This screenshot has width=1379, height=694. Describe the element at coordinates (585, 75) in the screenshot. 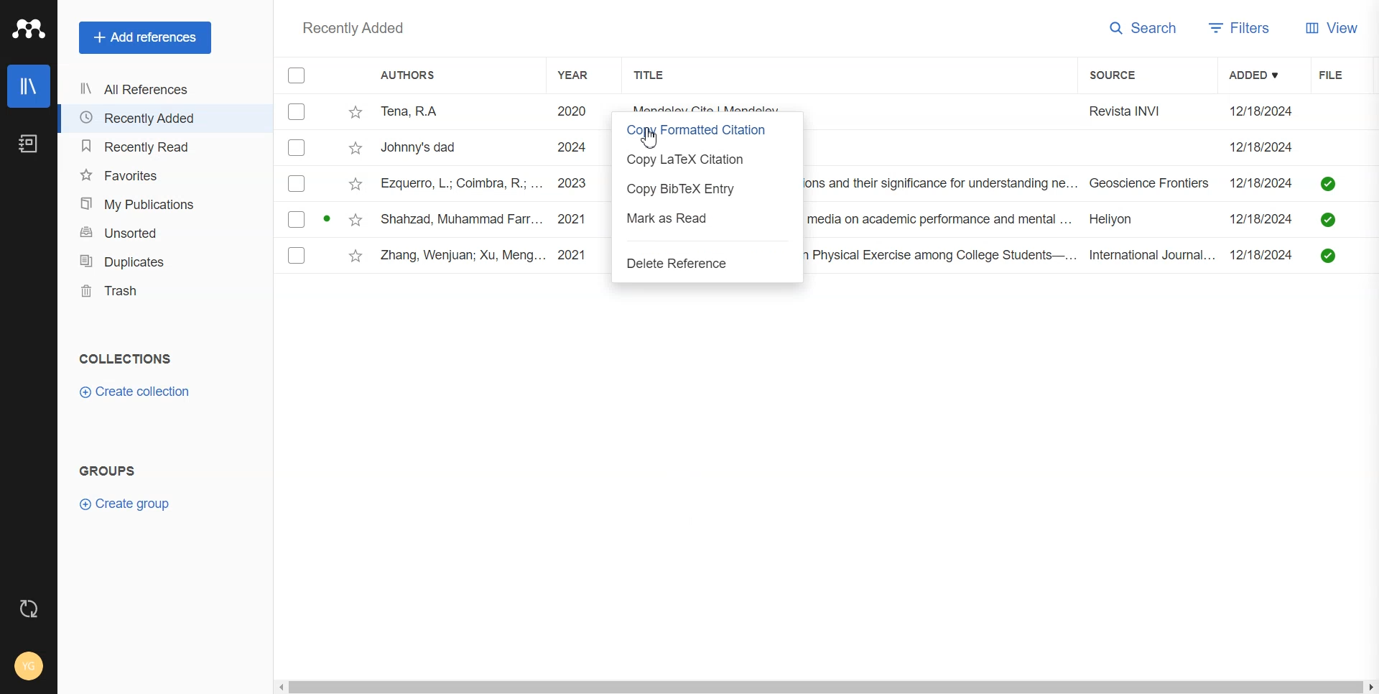

I see `Year` at that location.